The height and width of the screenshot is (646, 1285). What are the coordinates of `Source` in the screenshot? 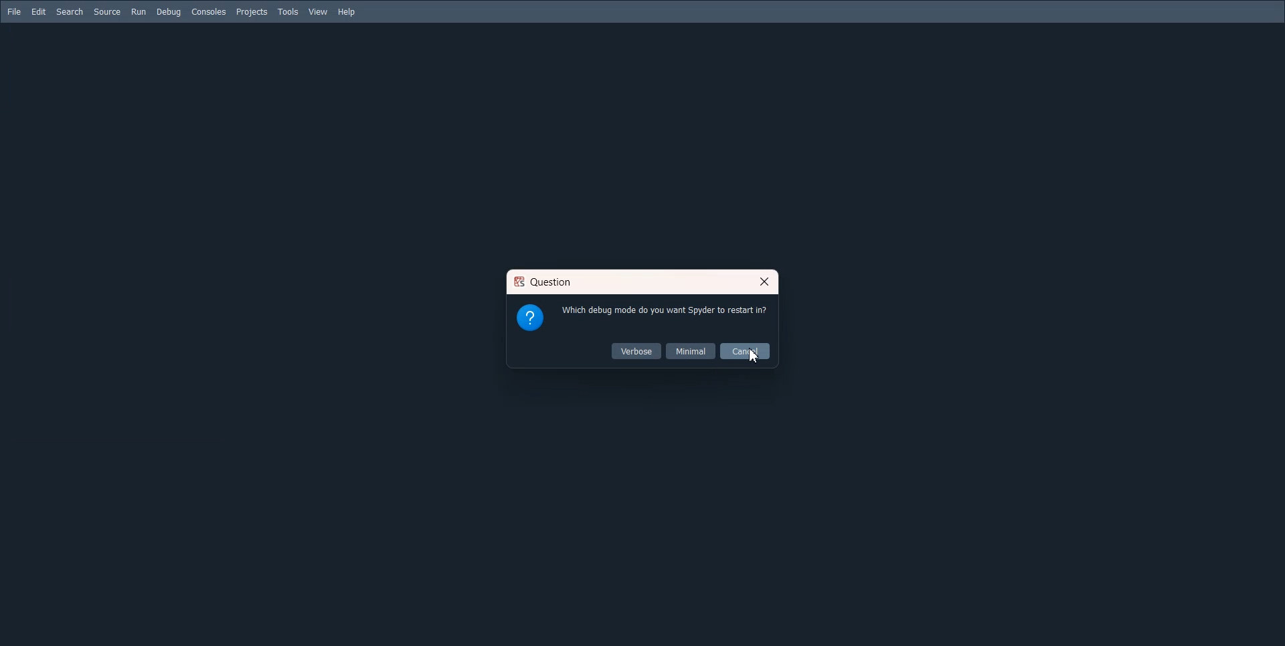 It's located at (107, 11).